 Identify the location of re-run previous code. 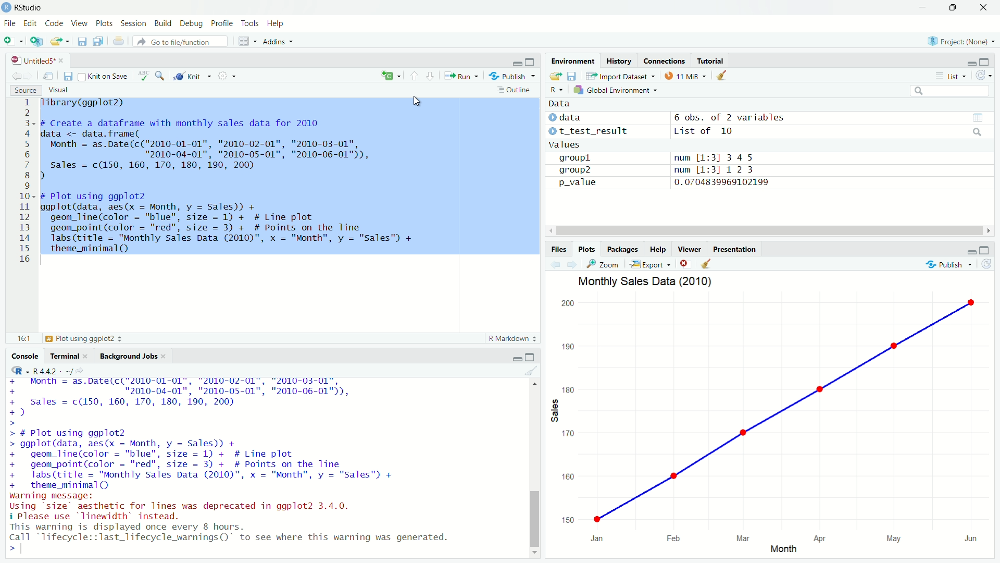
(389, 77).